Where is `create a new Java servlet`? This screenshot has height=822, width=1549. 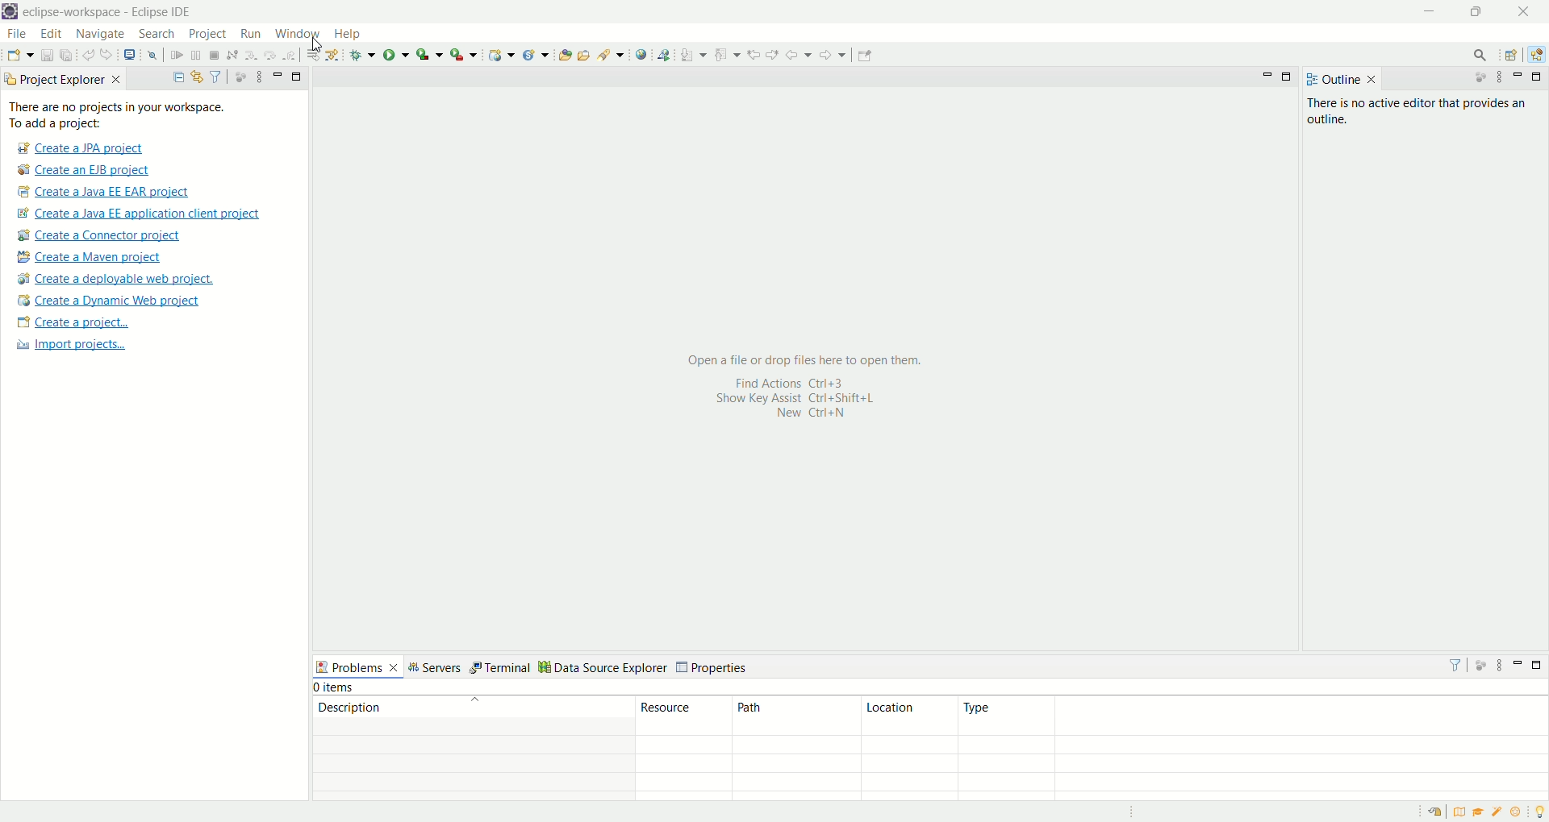 create a new Java servlet is located at coordinates (536, 54).